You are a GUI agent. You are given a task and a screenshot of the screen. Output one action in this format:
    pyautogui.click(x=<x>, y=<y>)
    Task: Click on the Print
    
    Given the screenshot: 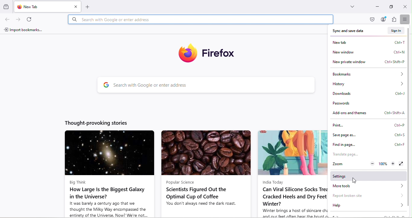 What is the action you would take?
    pyautogui.click(x=369, y=126)
    